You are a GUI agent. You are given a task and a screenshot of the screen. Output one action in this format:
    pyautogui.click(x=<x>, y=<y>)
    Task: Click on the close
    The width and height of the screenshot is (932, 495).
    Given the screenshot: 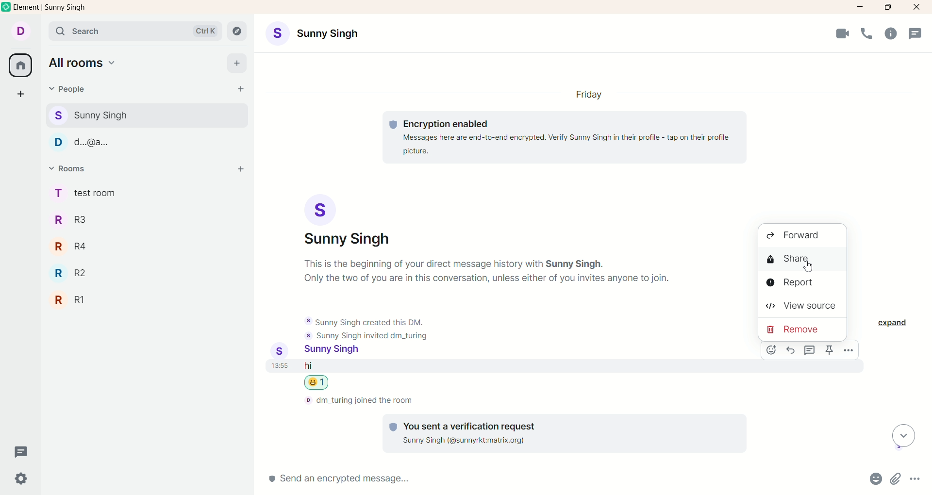 What is the action you would take?
    pyautogui.click(x=918, y=7)
    